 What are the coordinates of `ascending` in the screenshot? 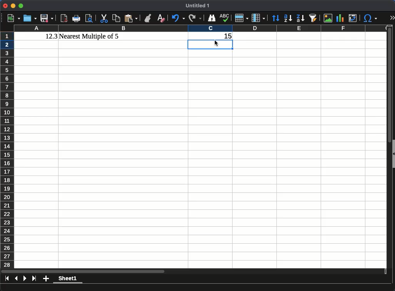 It's located at (288, 18).